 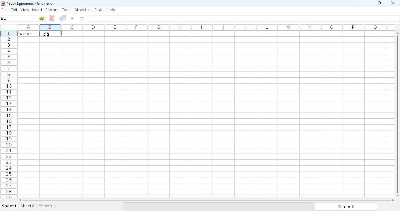 What do you see at coordinates (52, 18) in the screenshot?
I see `cancel change` at bounding box center [52, 18].